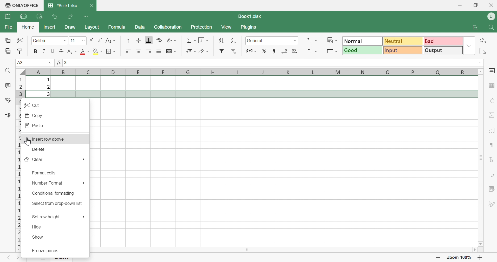 The height and width of the screenshot is (262, 497). Describe the element at coordinates (491, 87) in the screenshot. I see `Table settings` at that location.